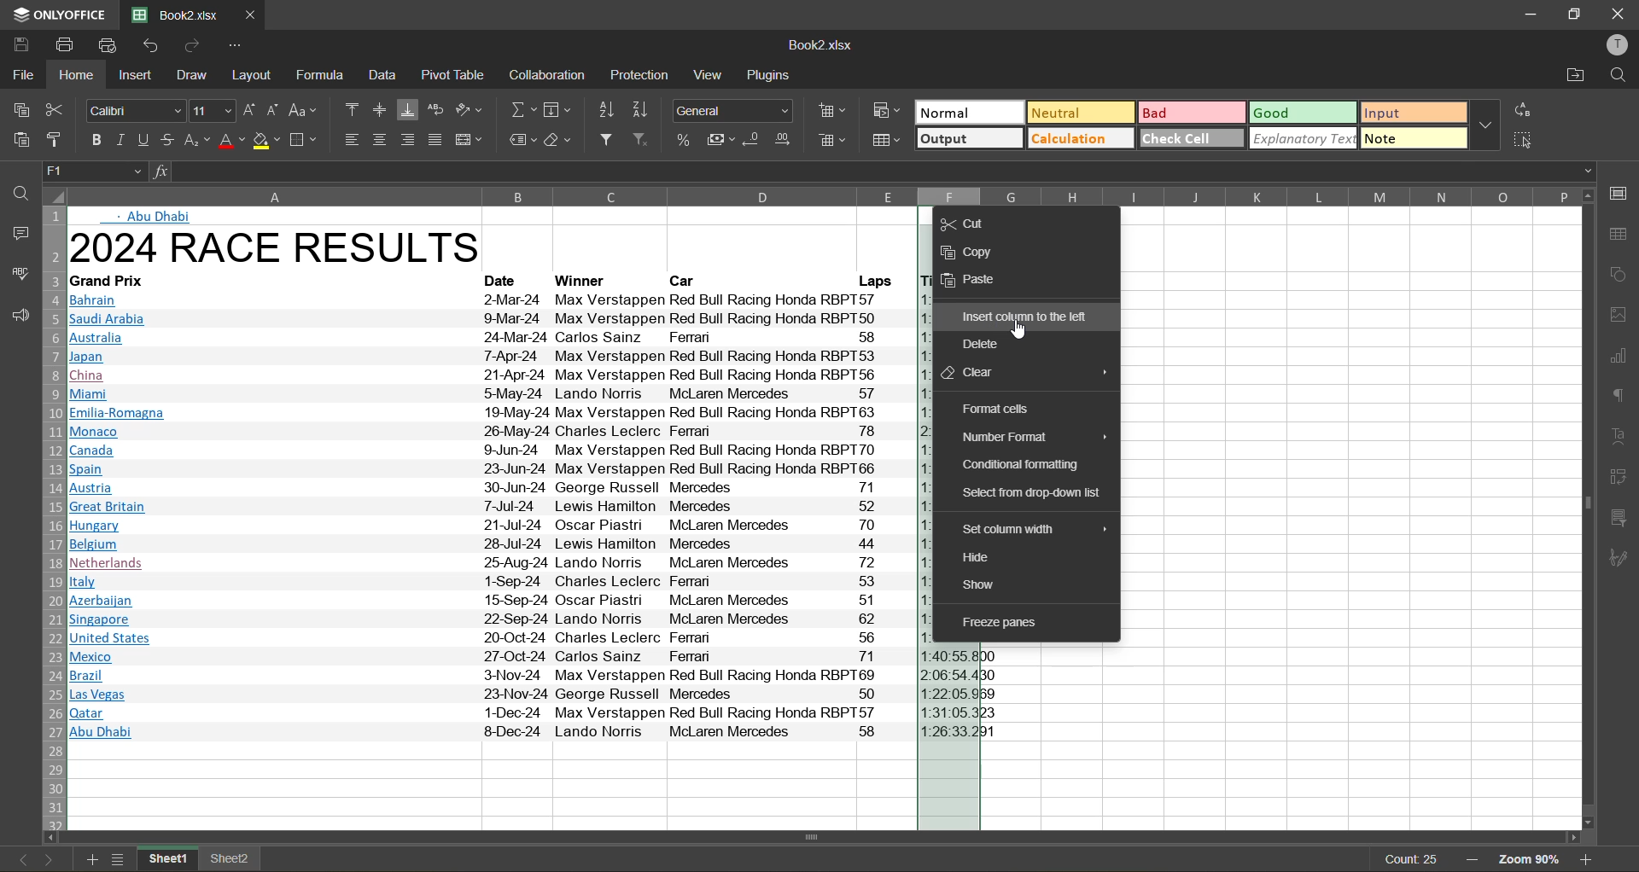 The height and width of the screenshot is (872, 1639). I want to click on IHungary 21-Jul-24 Oscar Piastn McLaren Mercedes 70 1:38:01.989, so click(488, 526).